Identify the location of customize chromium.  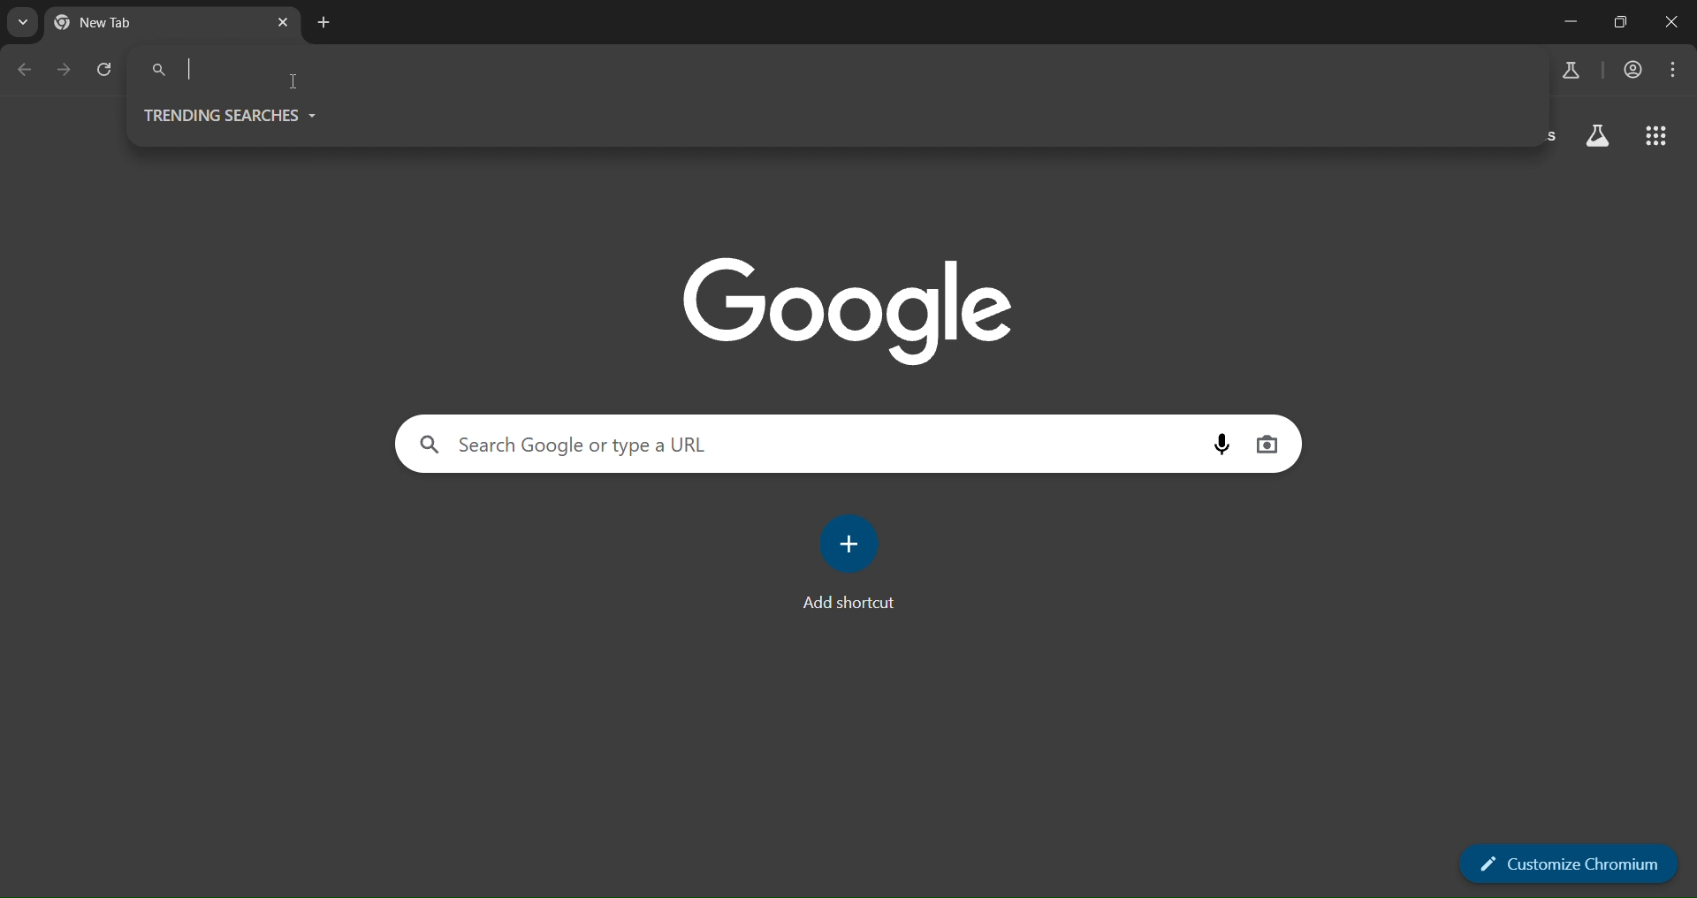
(1569, 864).